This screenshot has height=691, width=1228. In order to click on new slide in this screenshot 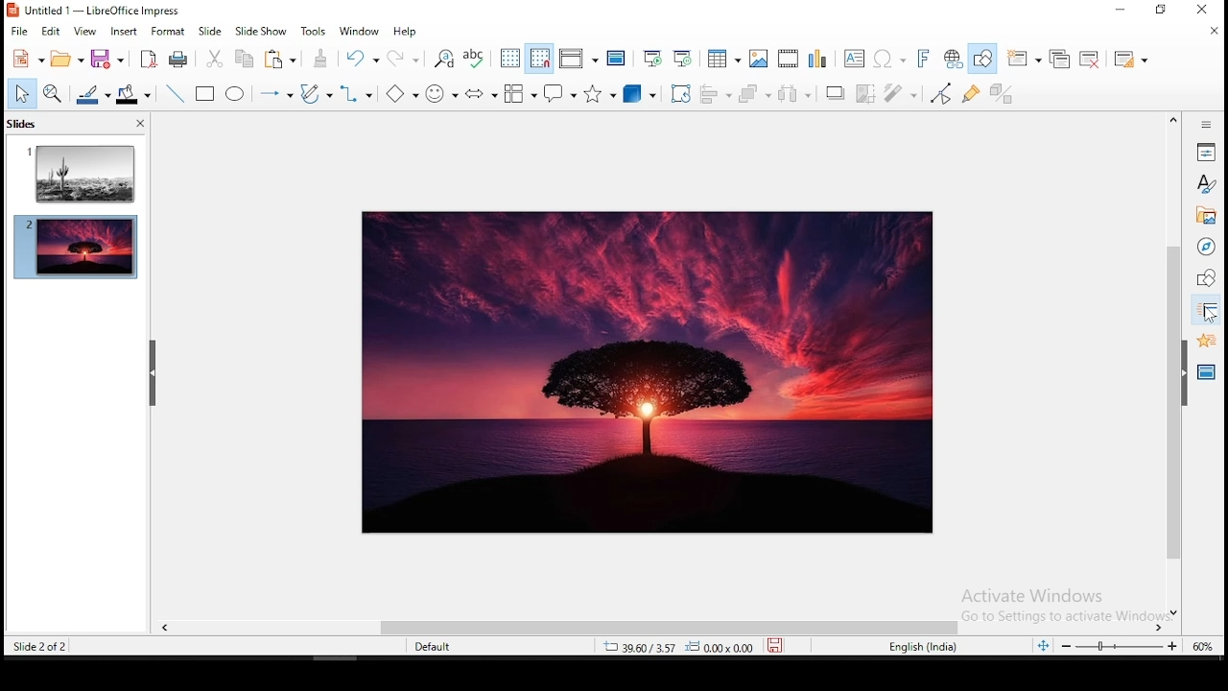, I will do `click(1027, 57)`.